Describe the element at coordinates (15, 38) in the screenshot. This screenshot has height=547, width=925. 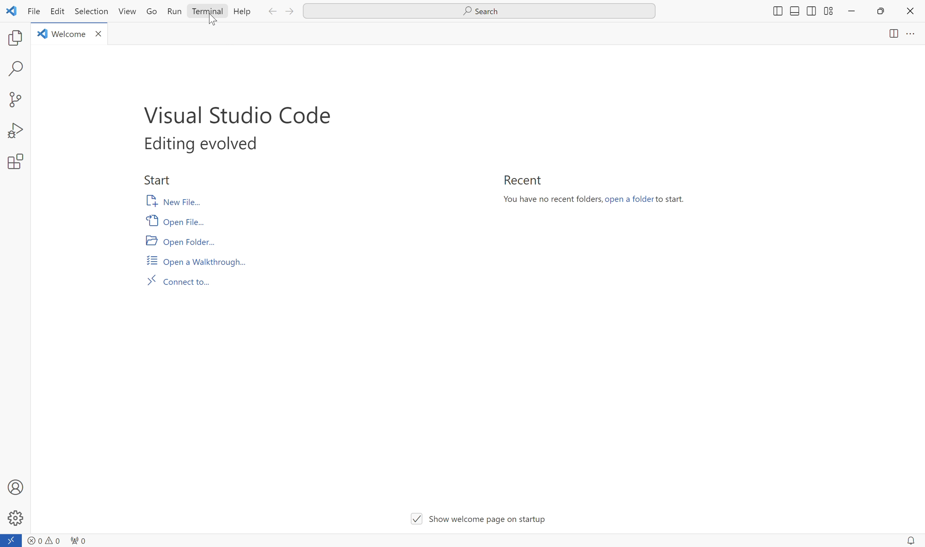
I see `explorer` at that location.